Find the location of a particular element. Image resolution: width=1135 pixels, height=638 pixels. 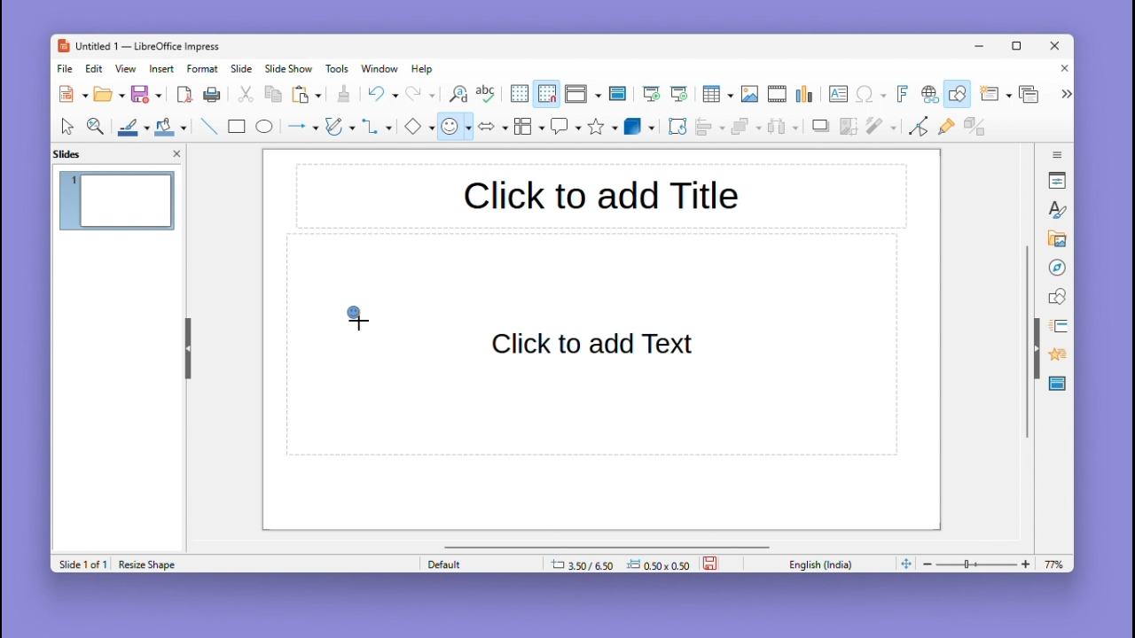

Draw function is located at coordinates (959, 94).